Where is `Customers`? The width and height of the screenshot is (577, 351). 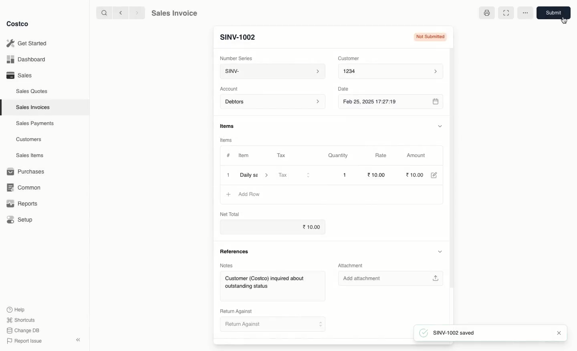 Customers is located at coordinates (28, 139).